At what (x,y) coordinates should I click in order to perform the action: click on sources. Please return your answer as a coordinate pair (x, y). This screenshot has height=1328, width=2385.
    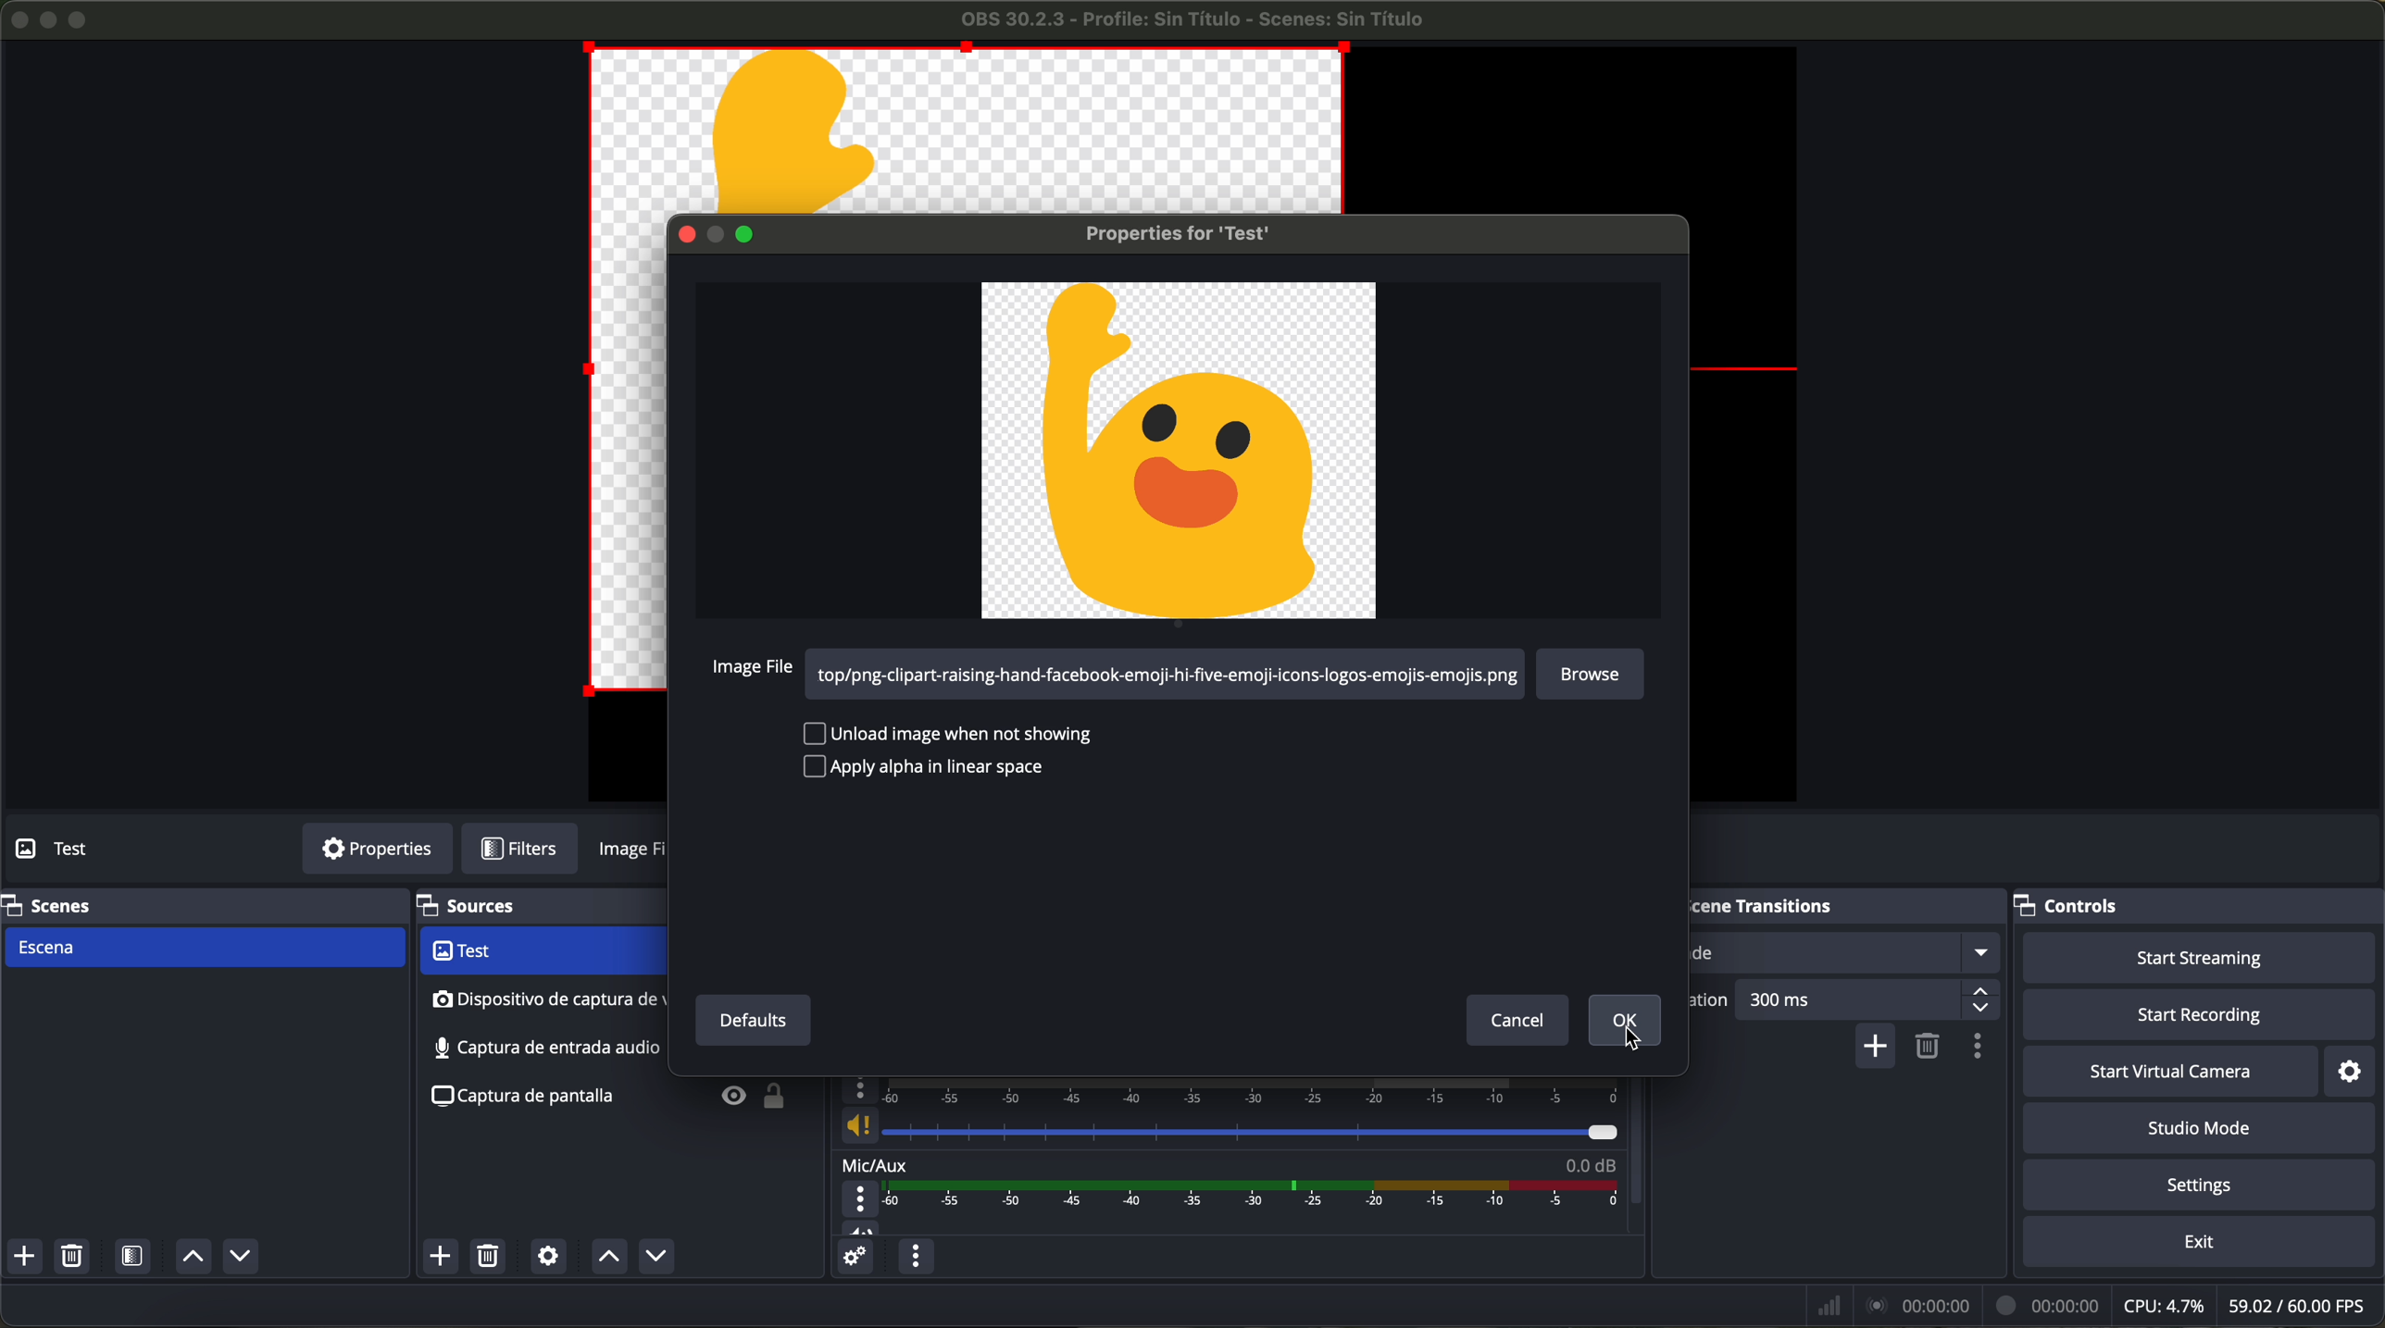
    Looking at the image, I should click on (491, 907).